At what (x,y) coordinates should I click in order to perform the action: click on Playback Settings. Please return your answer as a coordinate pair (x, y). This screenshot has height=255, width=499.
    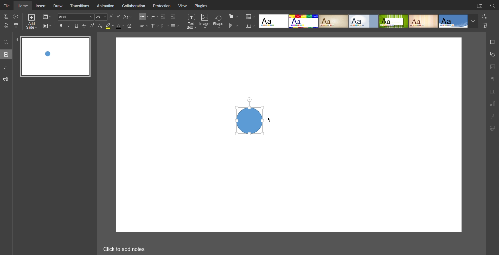
    Looking at the image, I should click on (47, 26).